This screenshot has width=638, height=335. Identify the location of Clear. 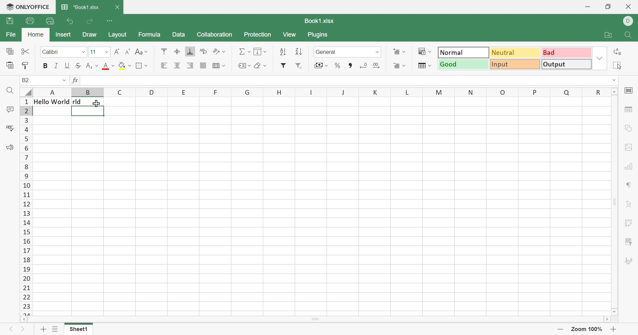
(260, 66).